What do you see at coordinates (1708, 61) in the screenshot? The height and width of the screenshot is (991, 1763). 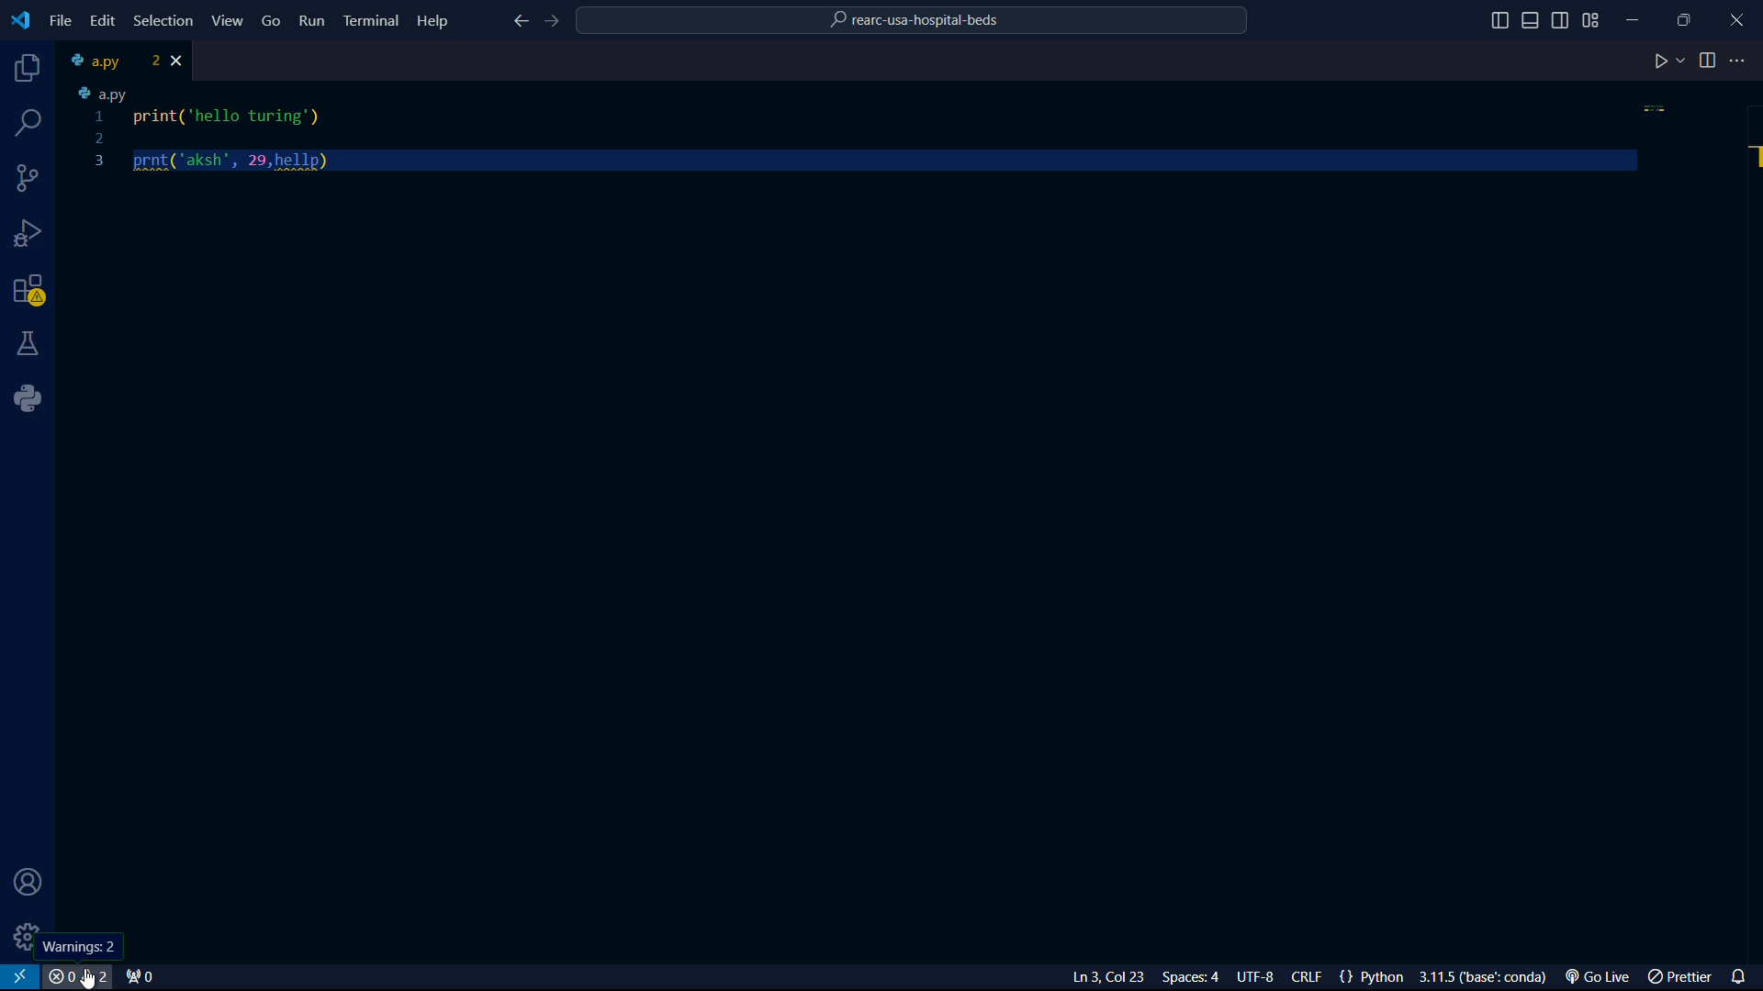 I see `toggle` at bounding box center [1708, 61].